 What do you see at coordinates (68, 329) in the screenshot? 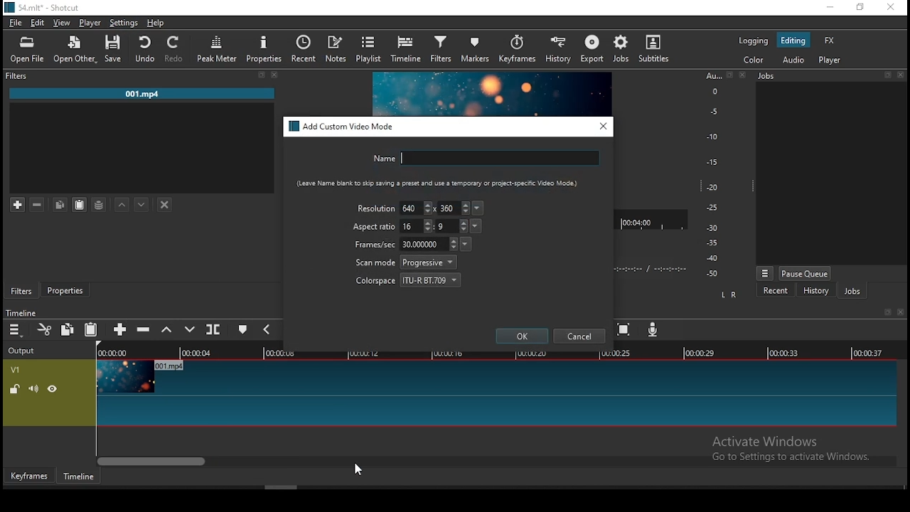
I see `copy` at bounding box center [68, 329].